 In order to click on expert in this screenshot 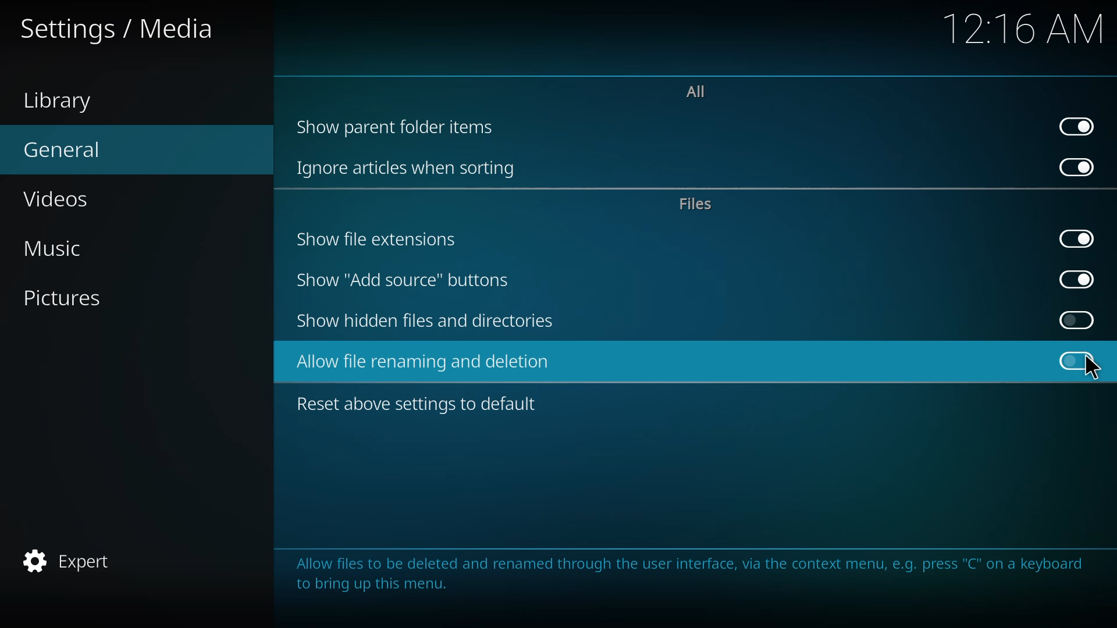, I will do `click(71, 559)`.